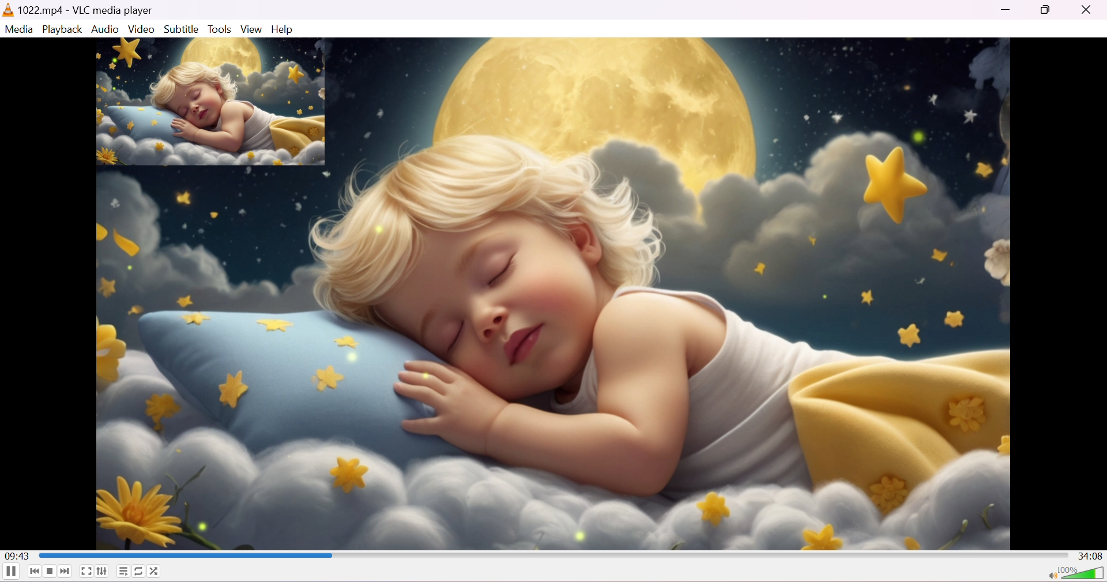  I want to click on Toggle the video in fullscreen, so click(86, 572).